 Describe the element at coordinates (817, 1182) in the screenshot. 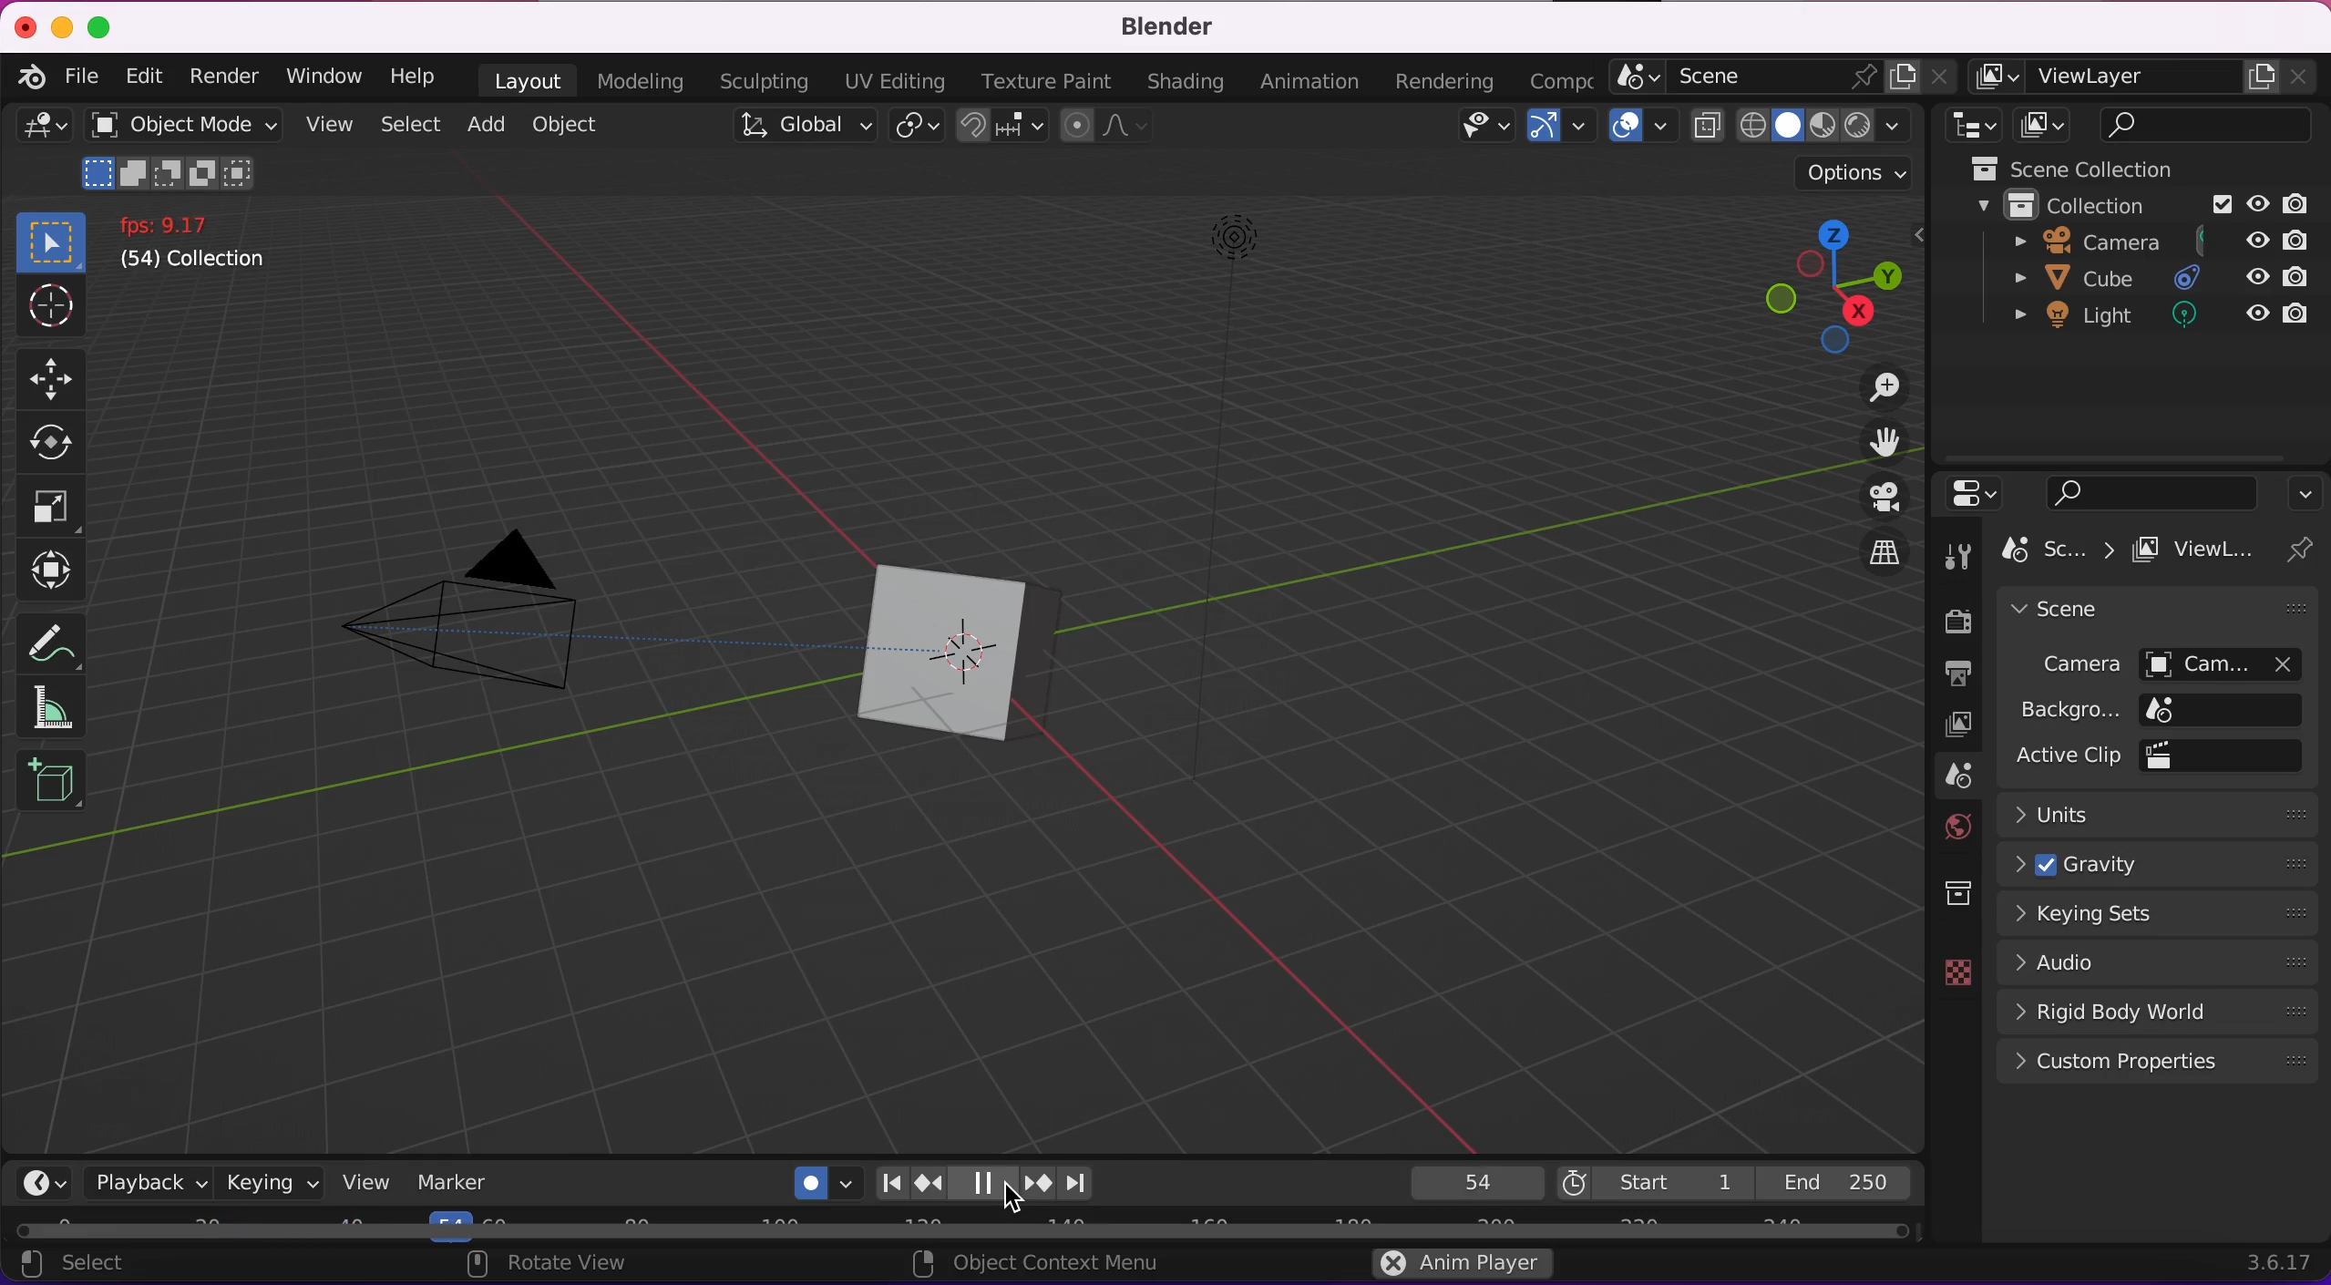

I see `auto keying` at that location.